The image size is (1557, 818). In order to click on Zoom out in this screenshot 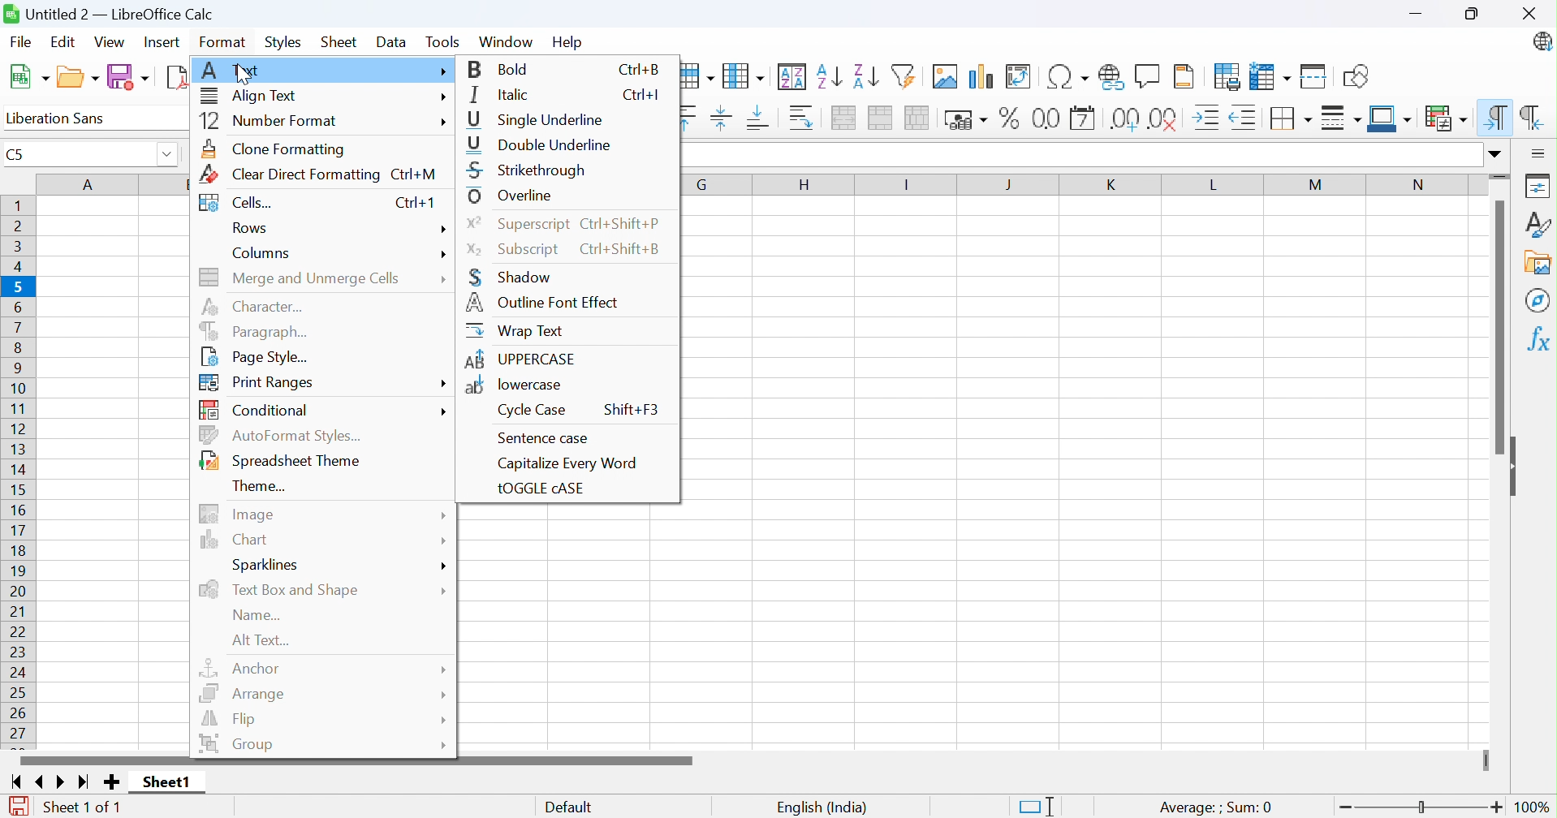, I will do `click(1348, 806)`.